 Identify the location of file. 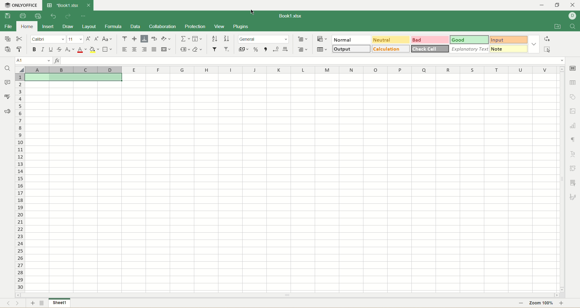
(8, 27).